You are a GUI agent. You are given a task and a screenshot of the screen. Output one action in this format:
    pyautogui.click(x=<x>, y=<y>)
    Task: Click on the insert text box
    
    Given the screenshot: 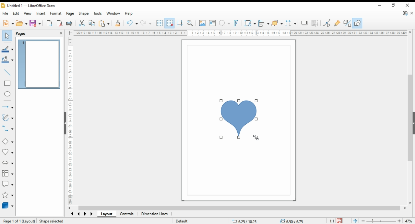 What is the action you would take?
    pyautogui.click(x=213, y=23)
    